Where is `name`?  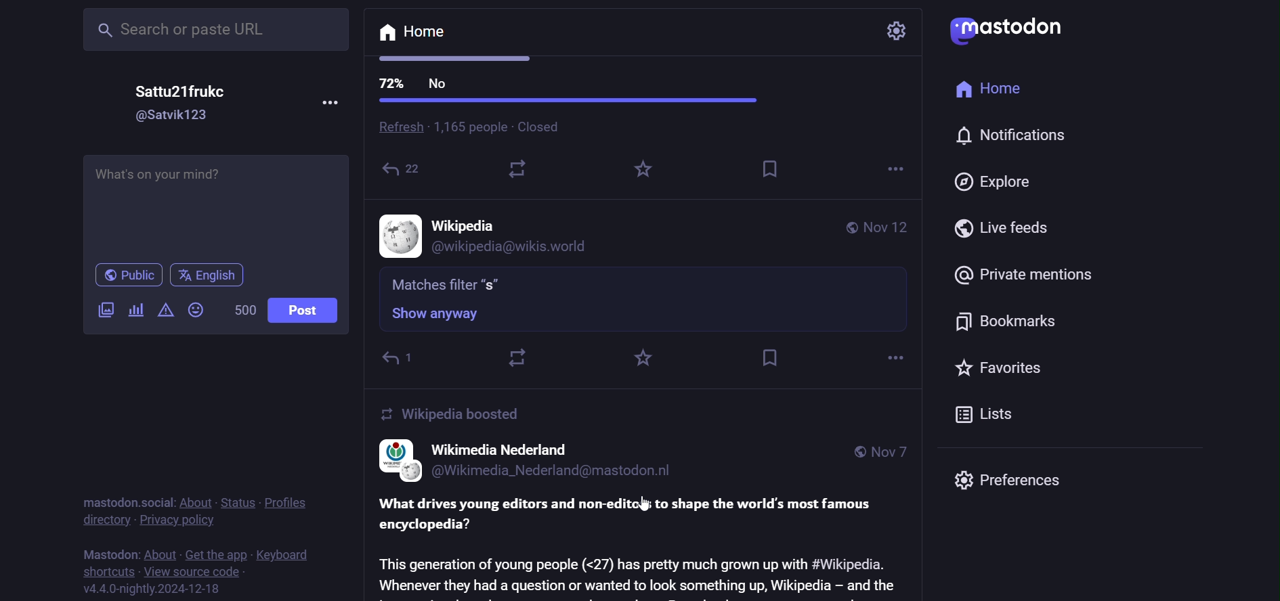
name is located at coordinates (467, 224).